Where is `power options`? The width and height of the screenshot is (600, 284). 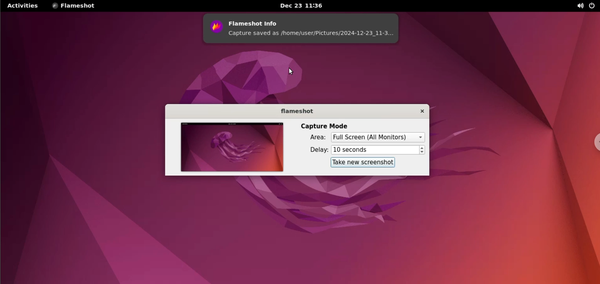 power options is located at coordinates (592, 6).